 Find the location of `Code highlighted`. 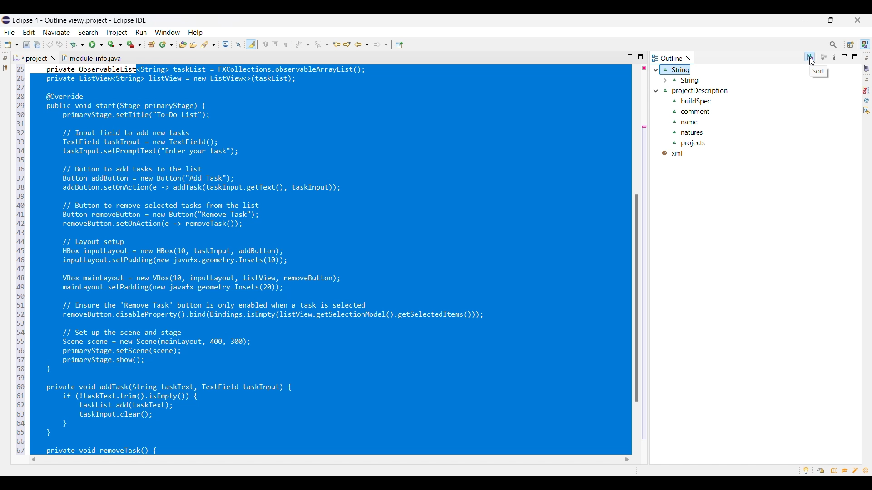

Code highlighted is located at coordinates (333, 260).